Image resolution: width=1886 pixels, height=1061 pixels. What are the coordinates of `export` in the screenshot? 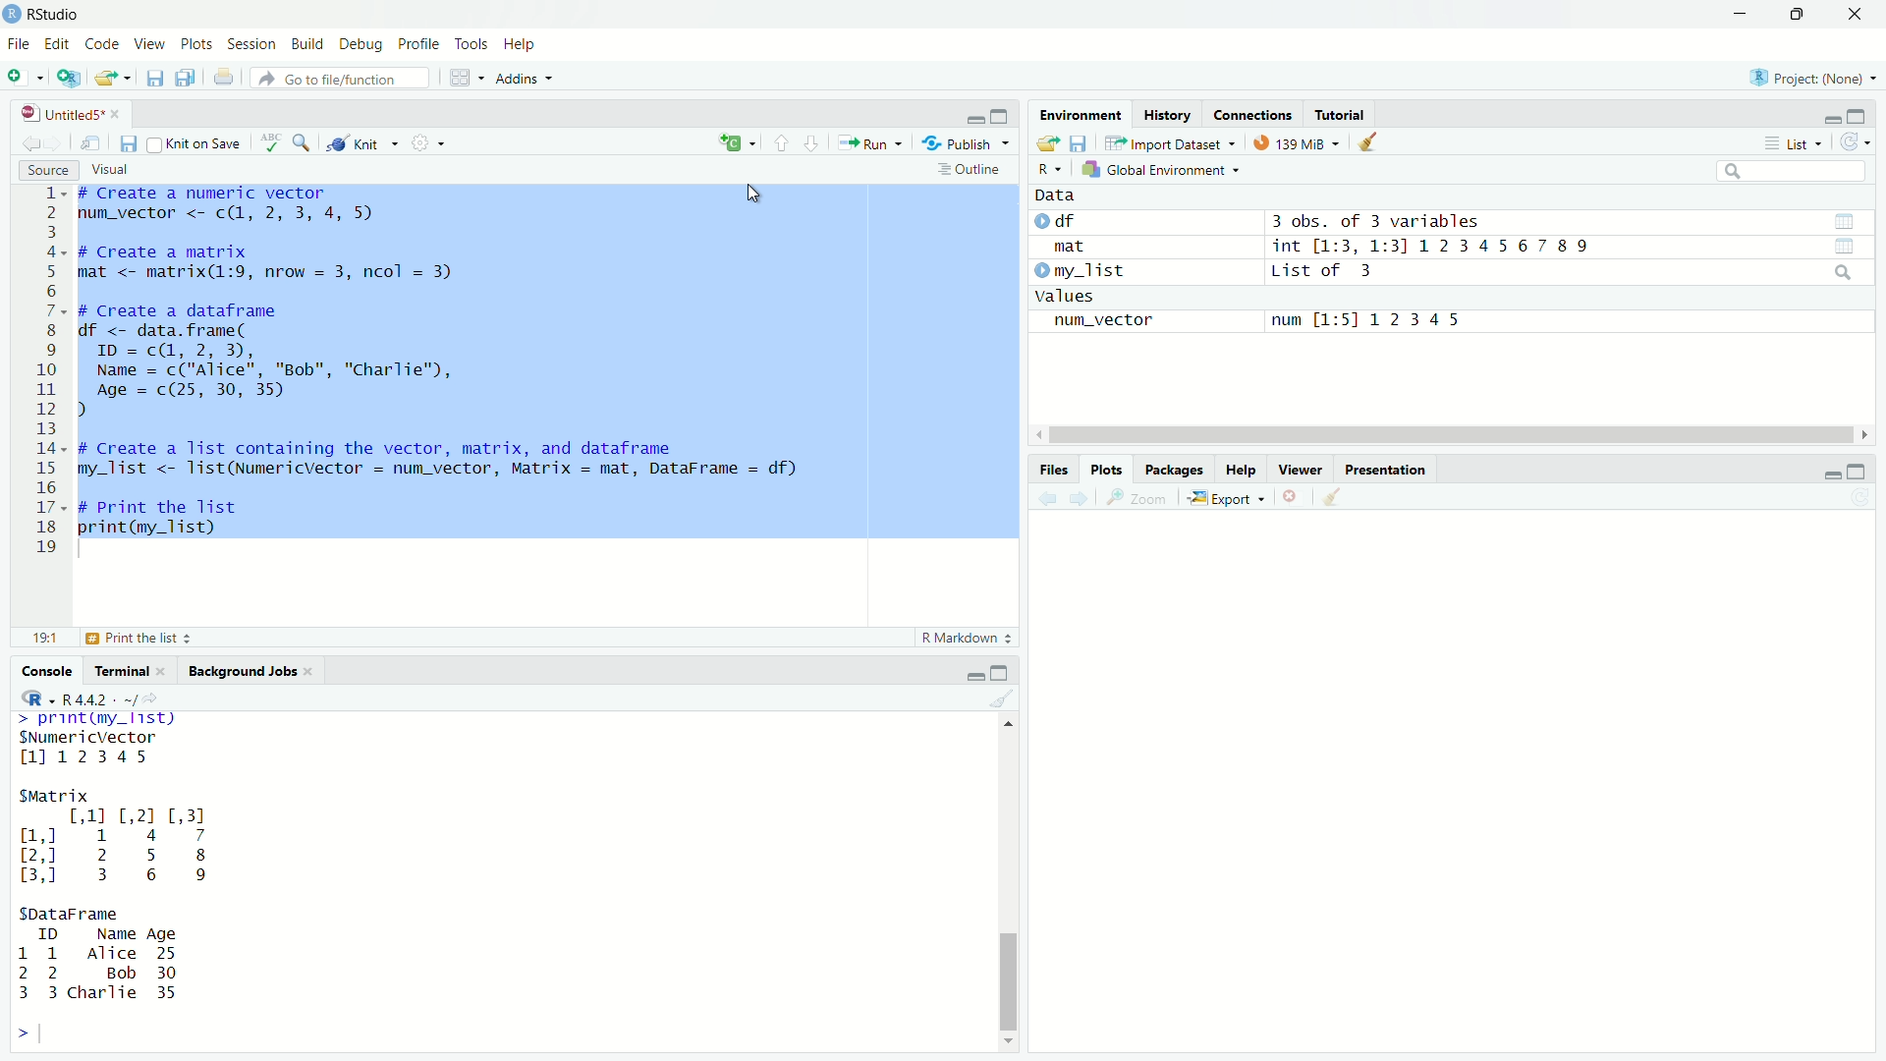 It's located at (111, 82).